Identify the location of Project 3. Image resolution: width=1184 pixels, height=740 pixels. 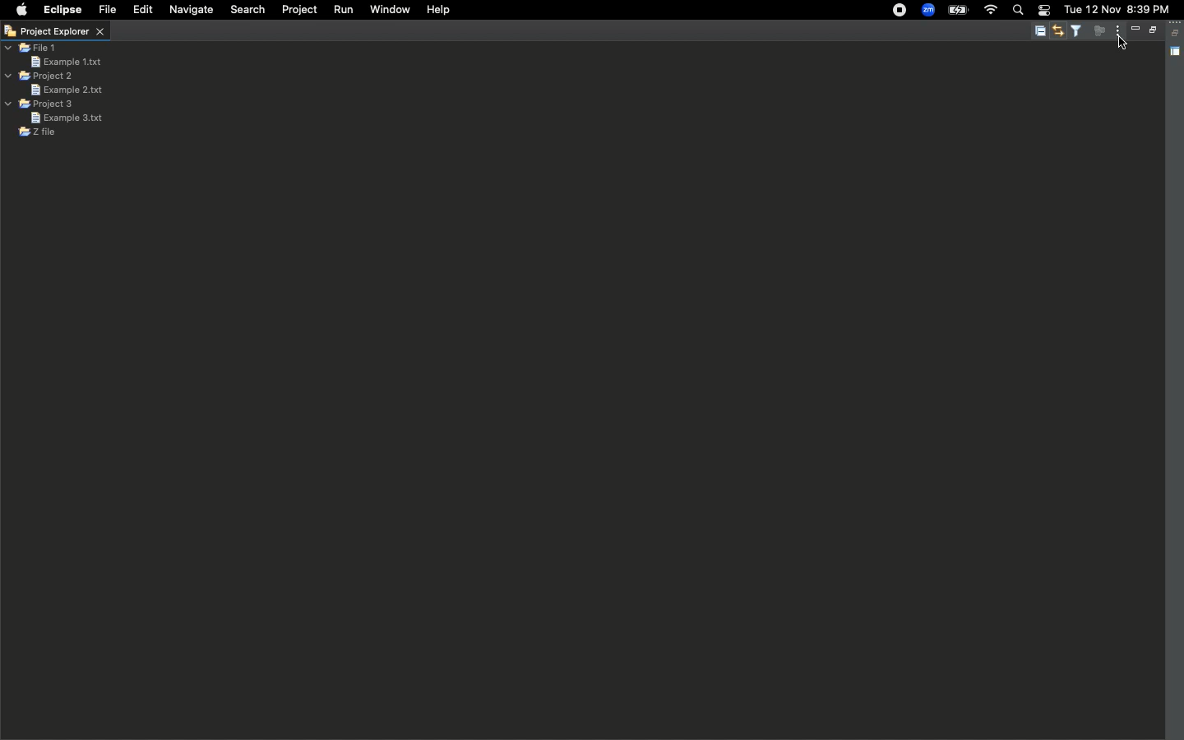
(41, 104).